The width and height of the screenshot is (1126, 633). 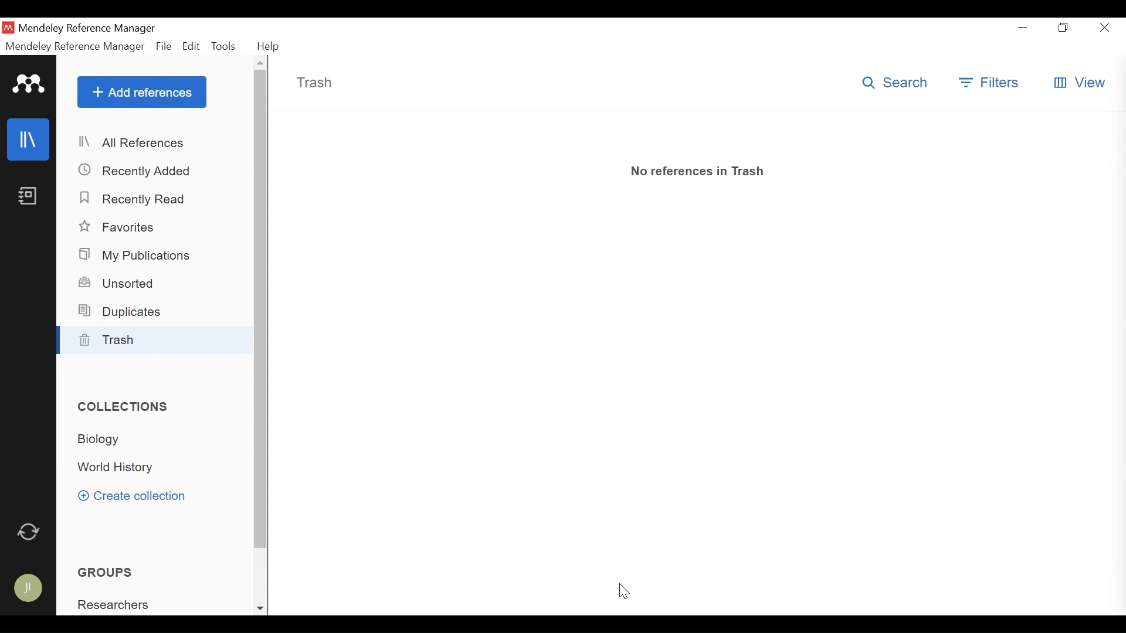 I want to click on Help, so click(x=267, y=46).